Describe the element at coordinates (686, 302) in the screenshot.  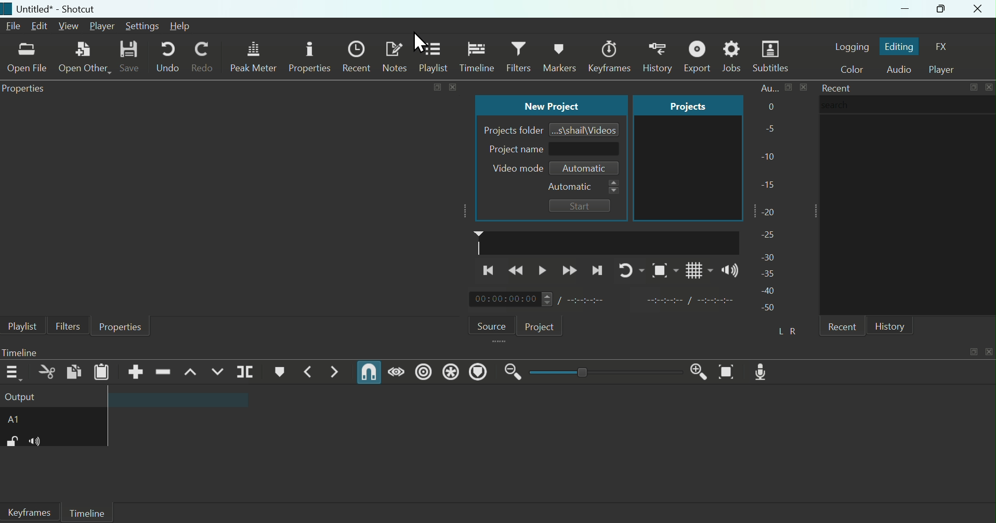
I see `in point` at that location.